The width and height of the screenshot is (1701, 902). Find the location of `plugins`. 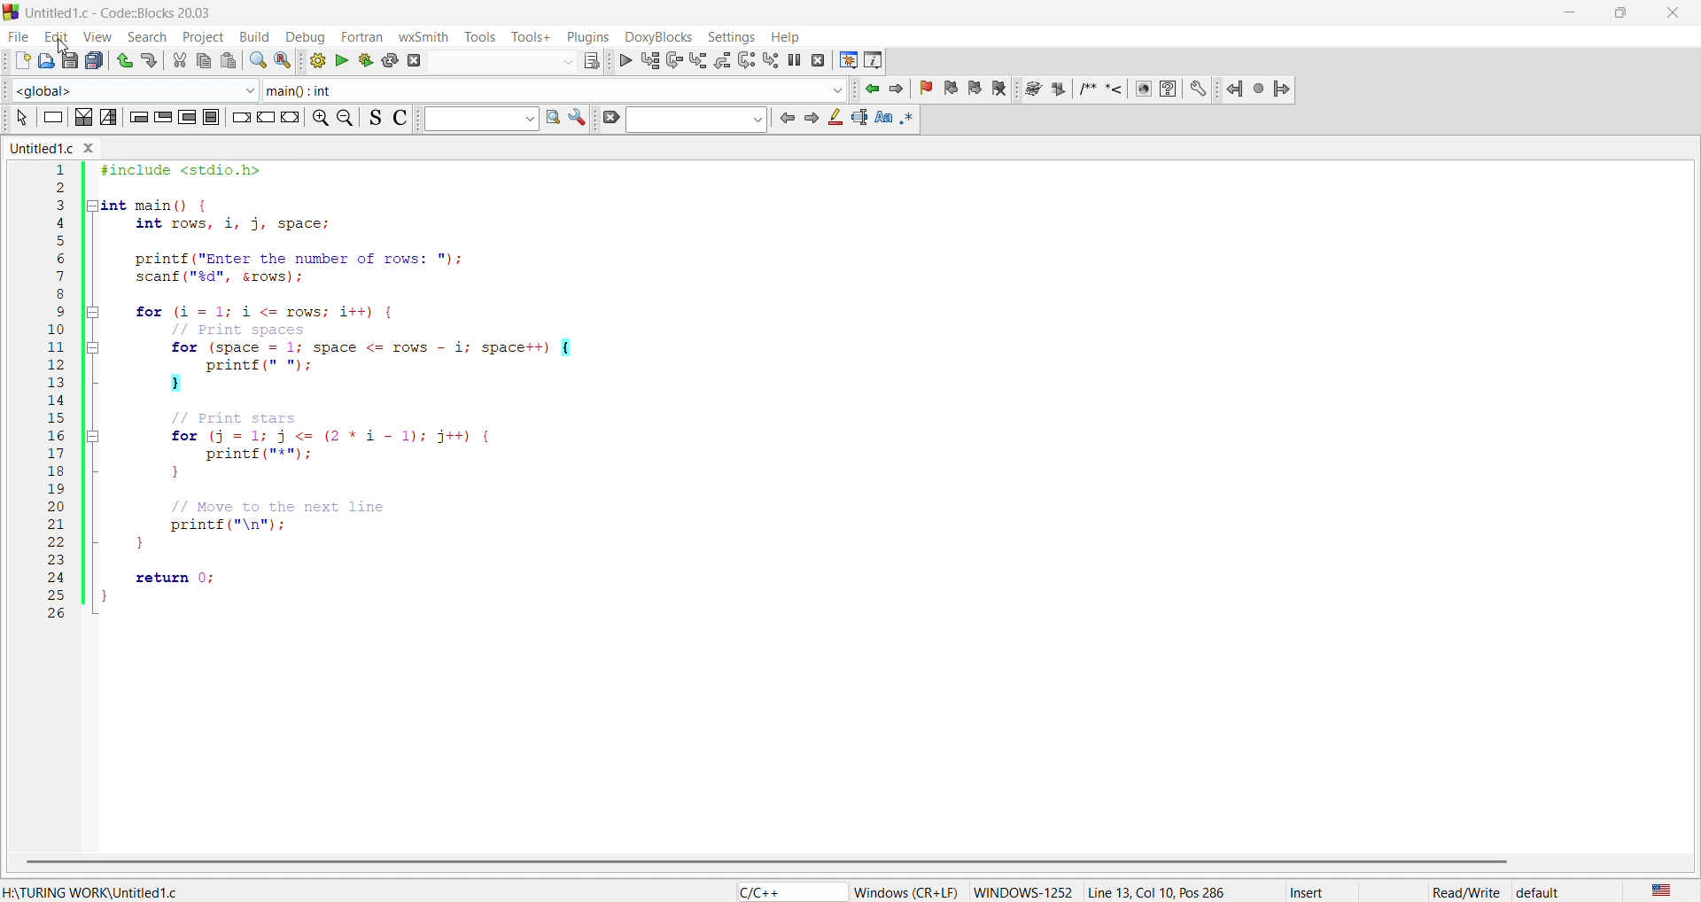

plugins is located at coordinates (586, 36).